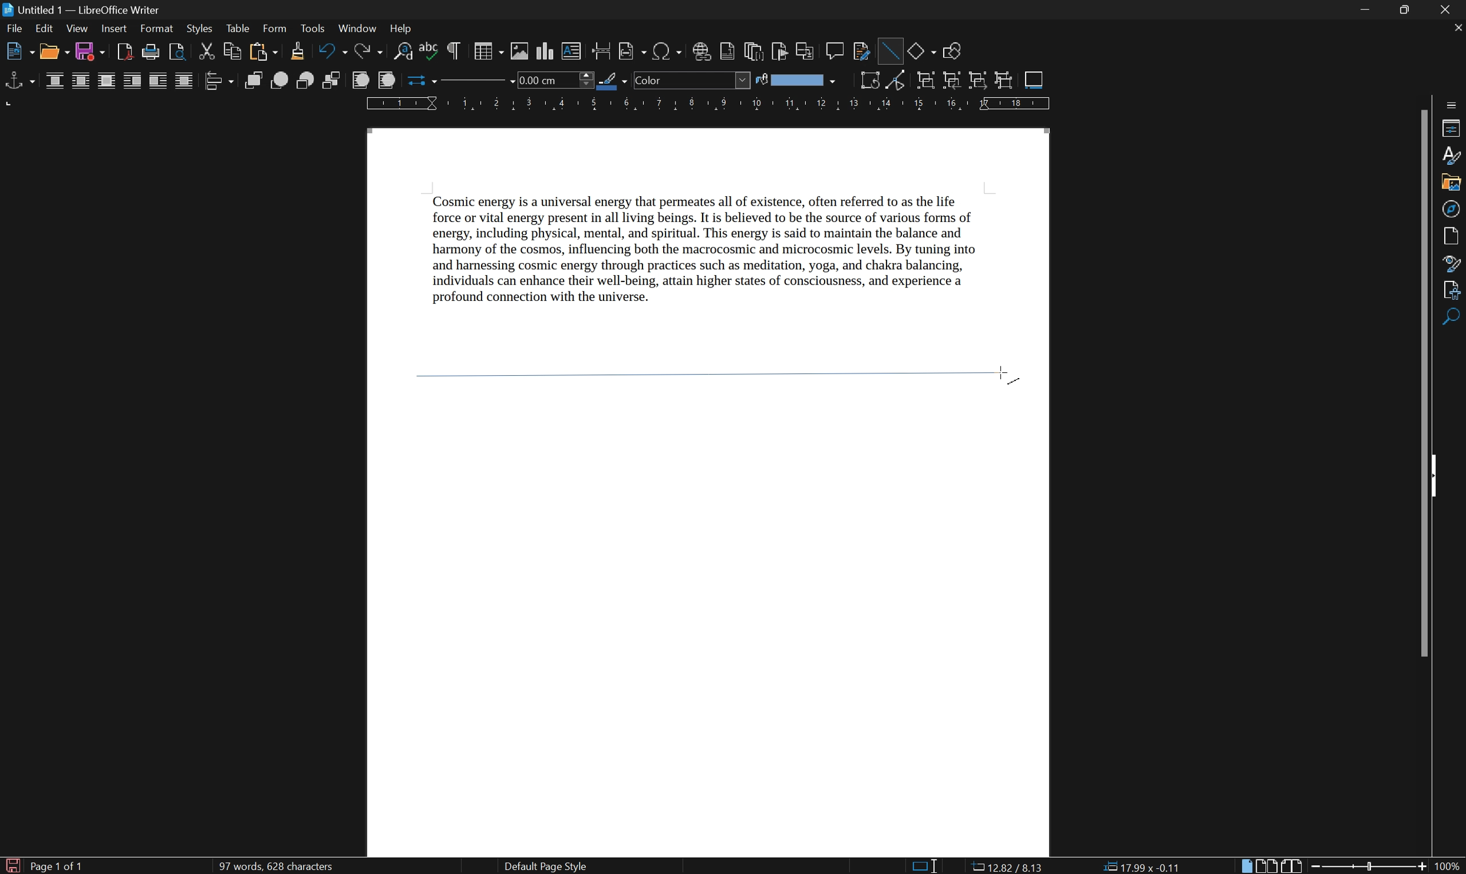 Image resolution: width=1466 pixels, height=874 pixels. I want to click on new, so click(19, 53).